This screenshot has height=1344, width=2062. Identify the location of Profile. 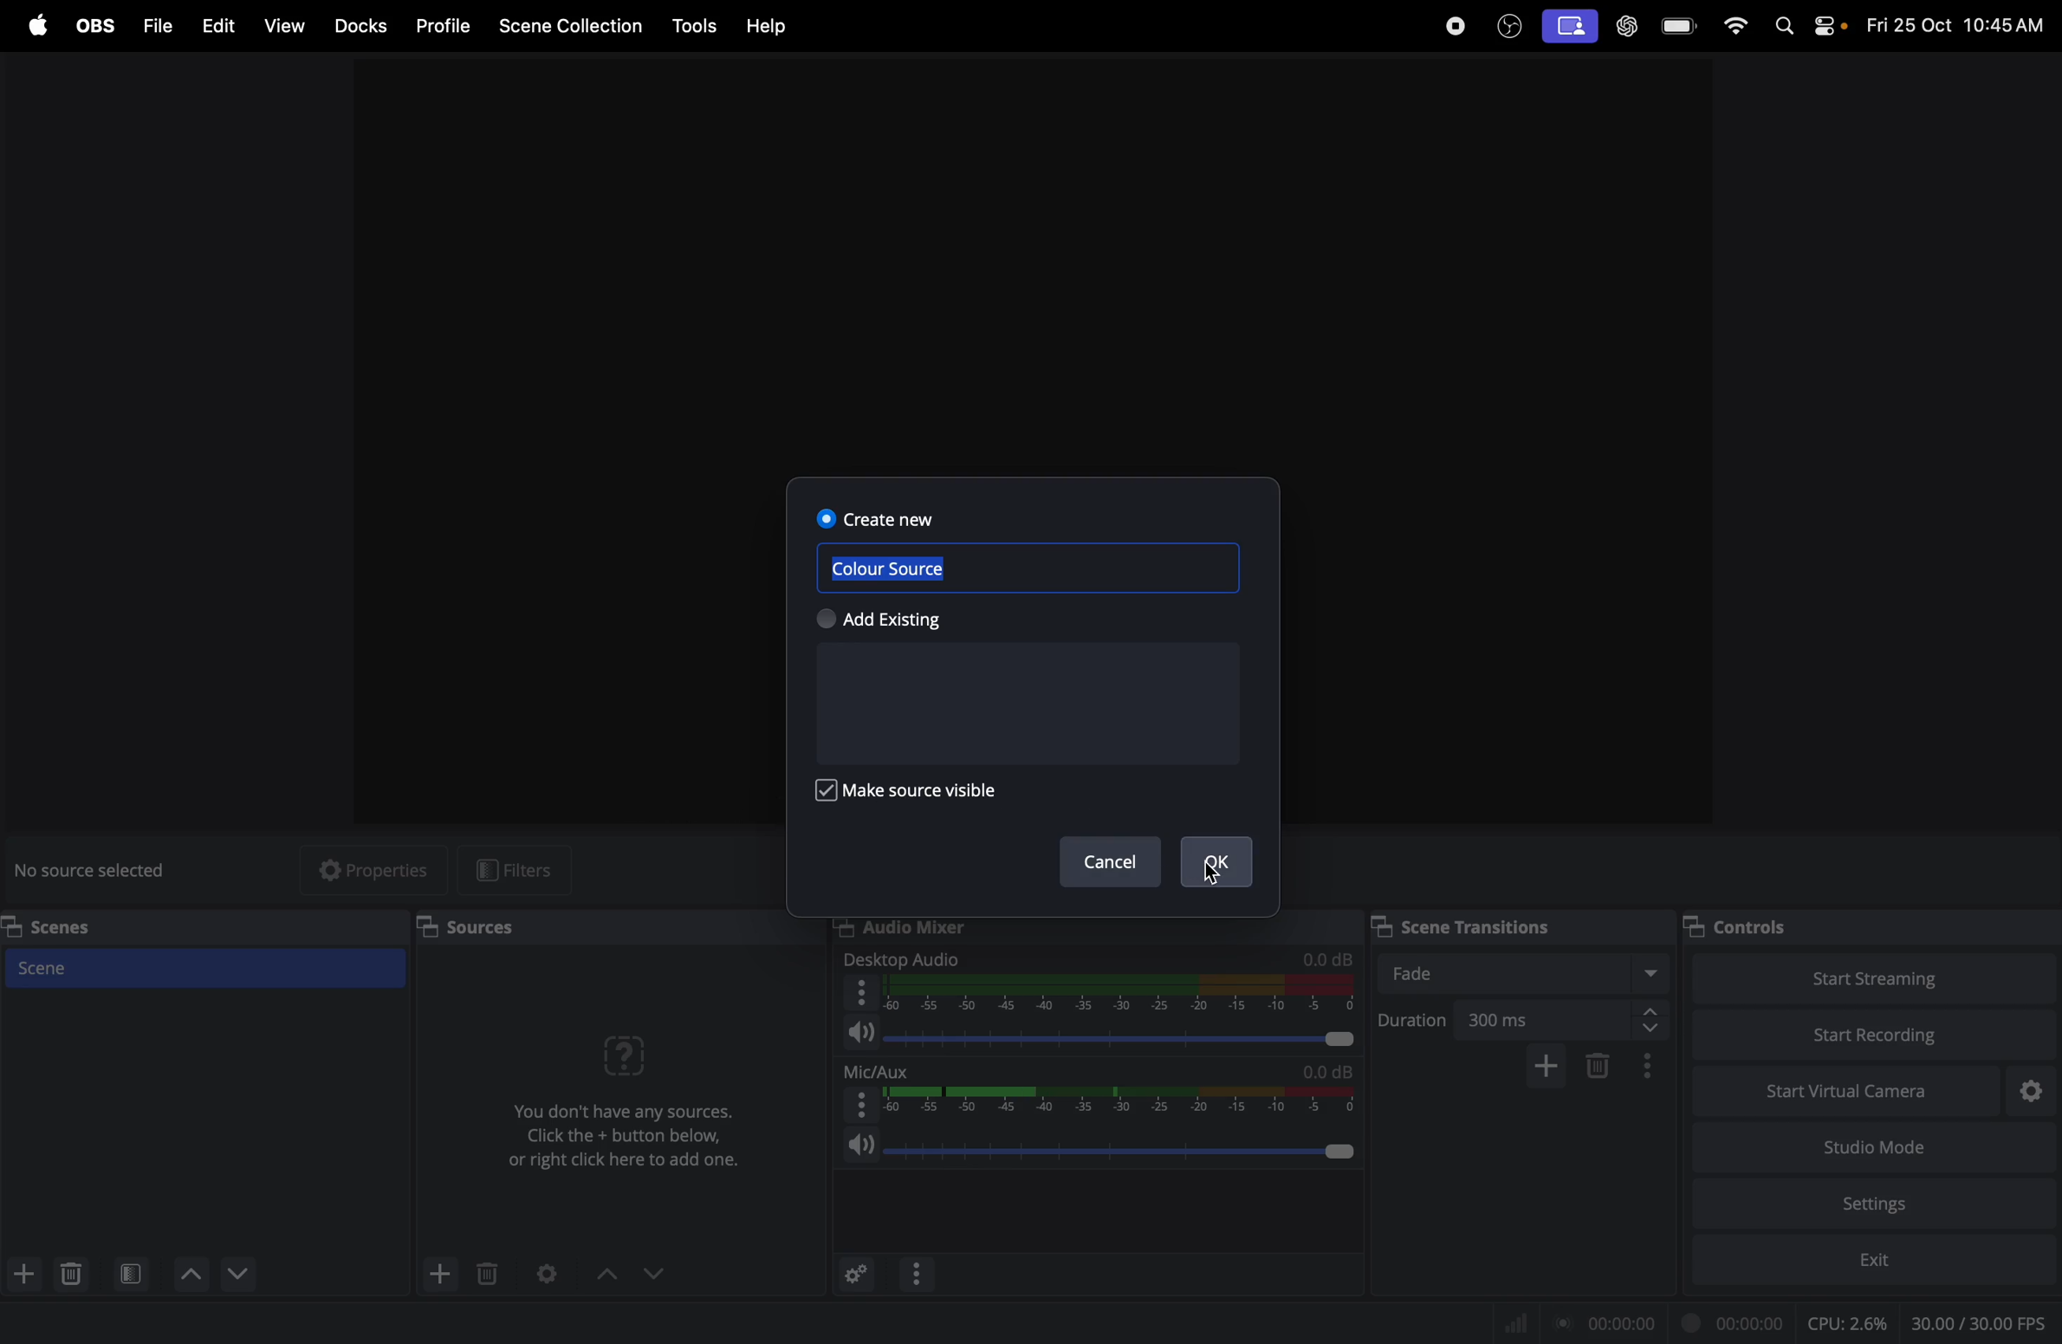
(443, 27).